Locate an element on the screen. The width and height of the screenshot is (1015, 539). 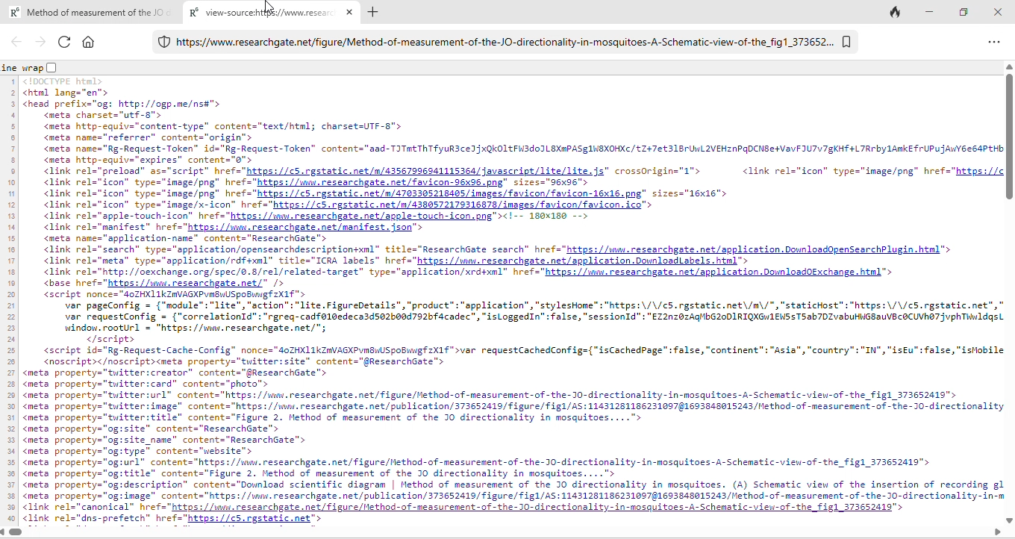
line numbers is located at coordinates (10, 300).